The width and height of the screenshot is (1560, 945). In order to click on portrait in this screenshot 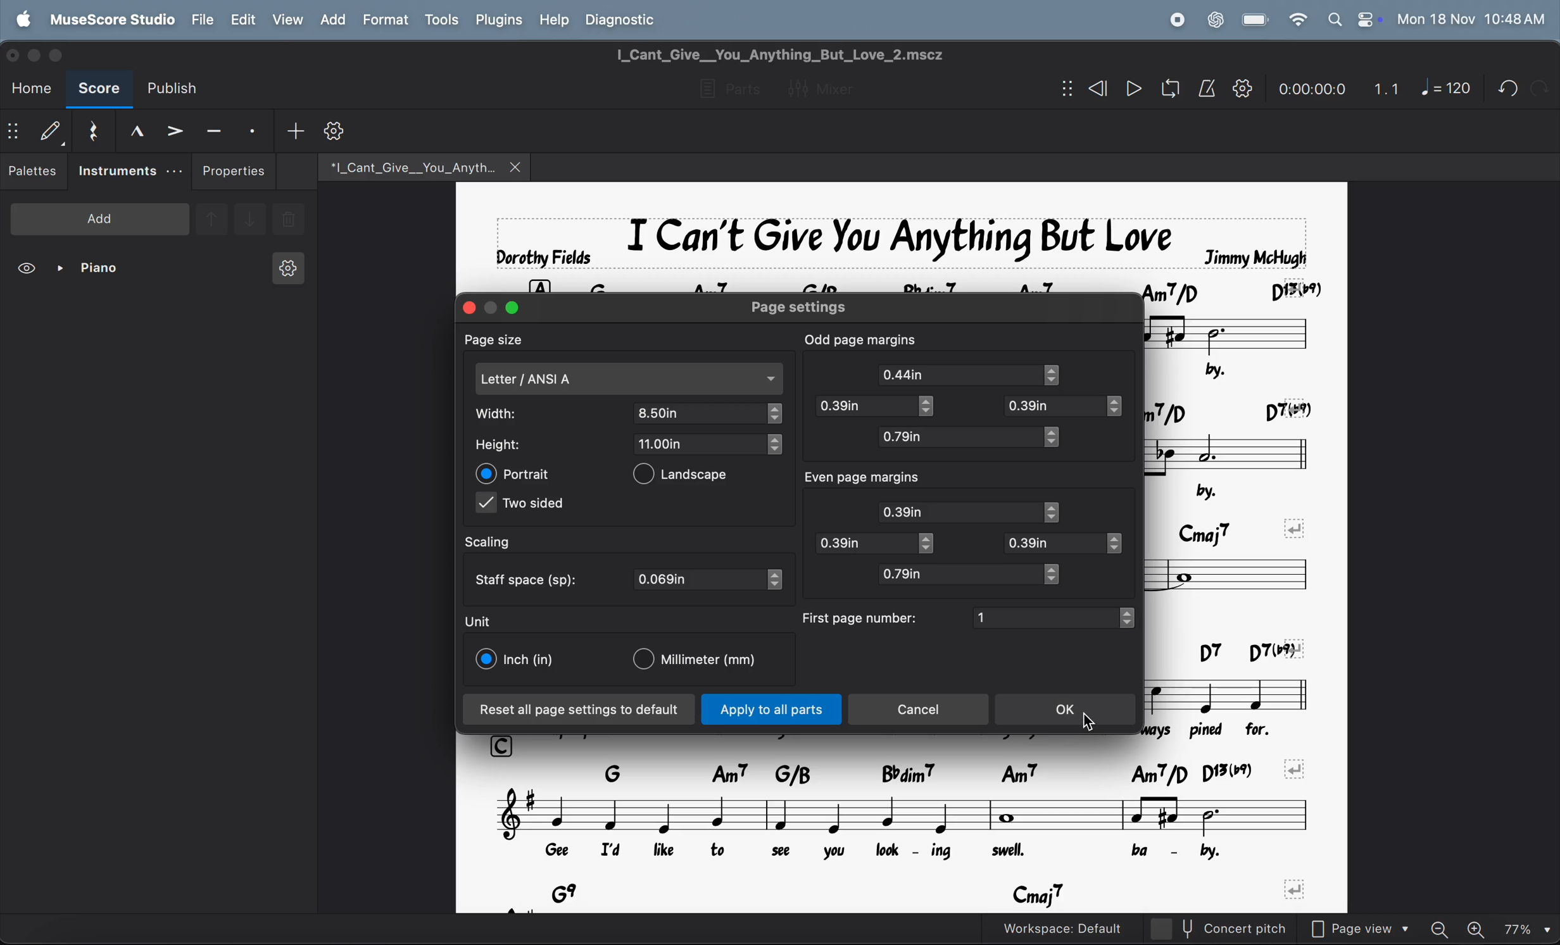, I will do `click(515, 473)`.